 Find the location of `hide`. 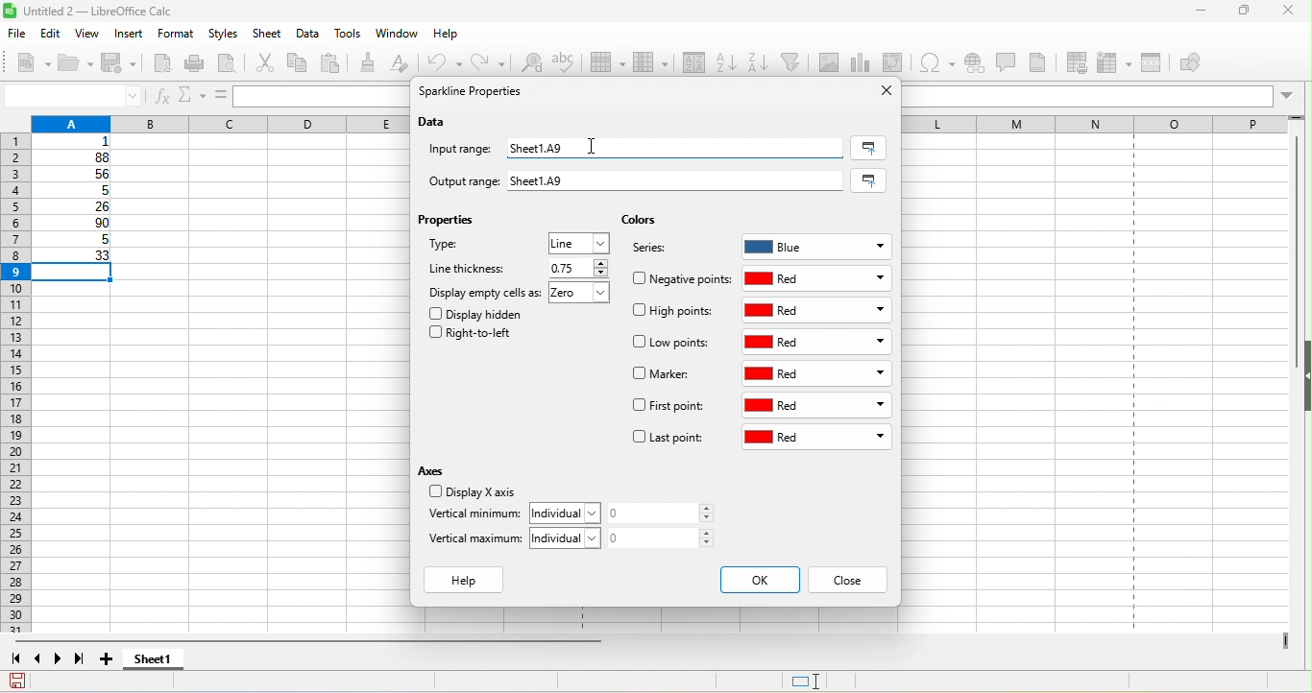

hide is located at coordinates (1303, 377).